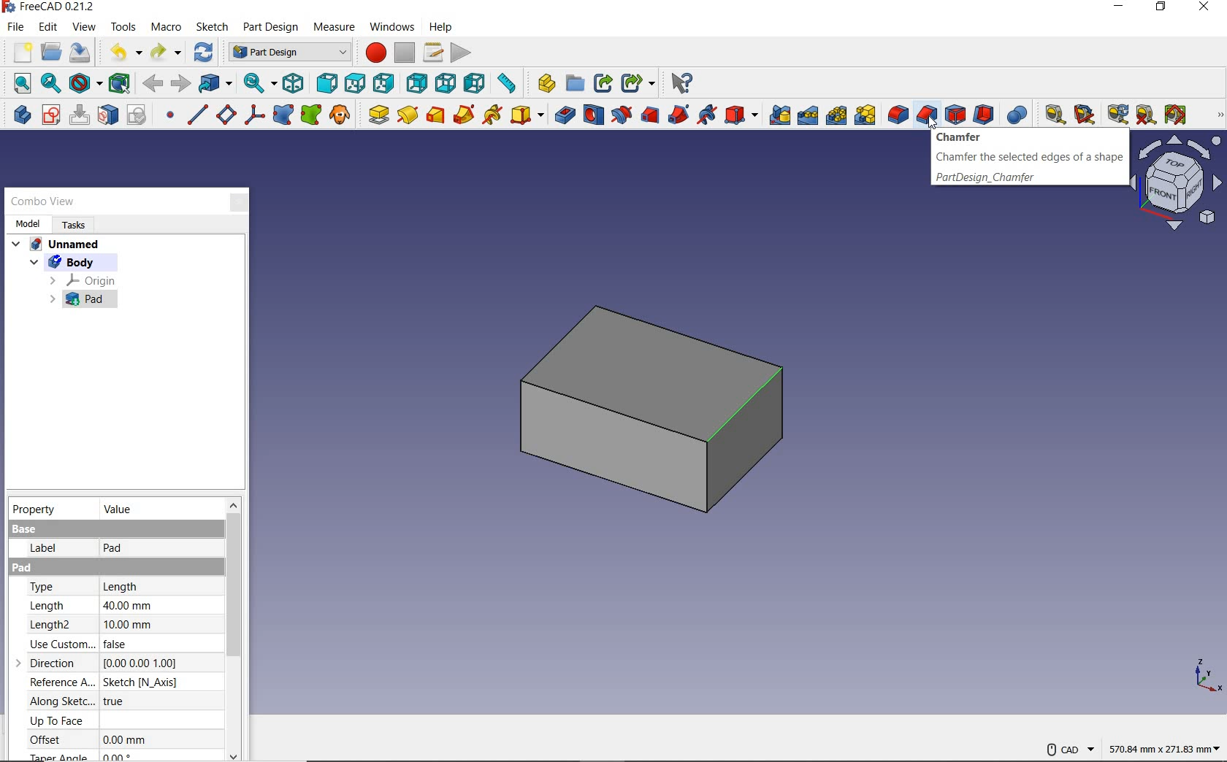 This screenshot has width=1227, height=762. I want to click on subtractive helix, so click(708, 115).